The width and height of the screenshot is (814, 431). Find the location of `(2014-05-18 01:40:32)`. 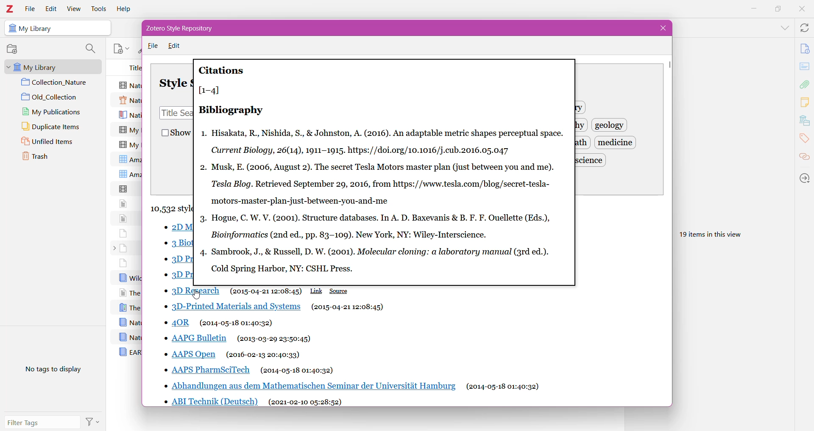

(2014-05-18 01:40:32) is located at coordinates (503, 387).